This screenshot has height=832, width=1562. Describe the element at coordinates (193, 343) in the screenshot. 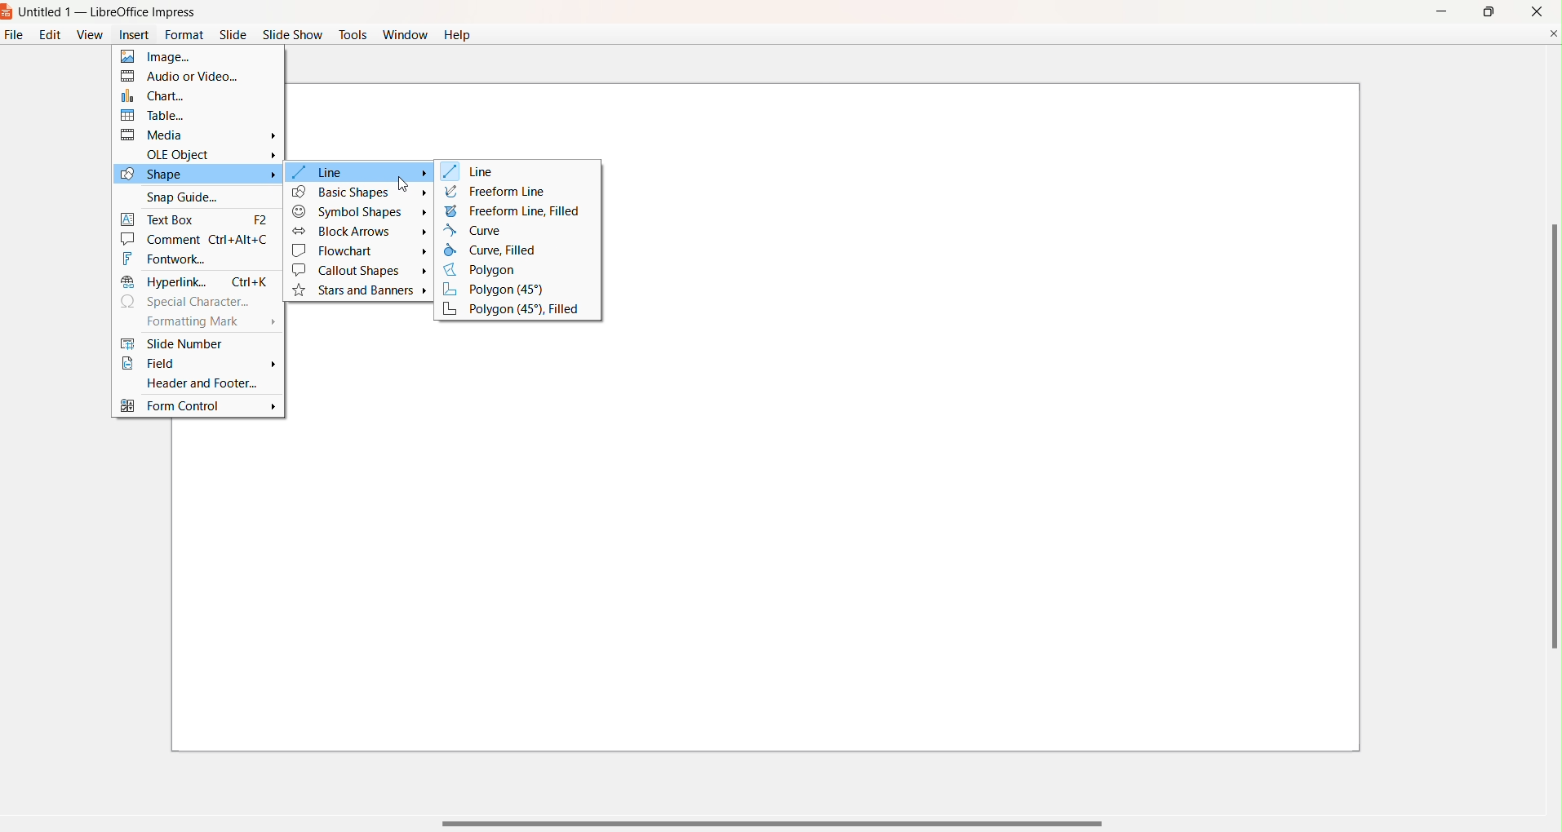

I see `Slide Number` at that location.